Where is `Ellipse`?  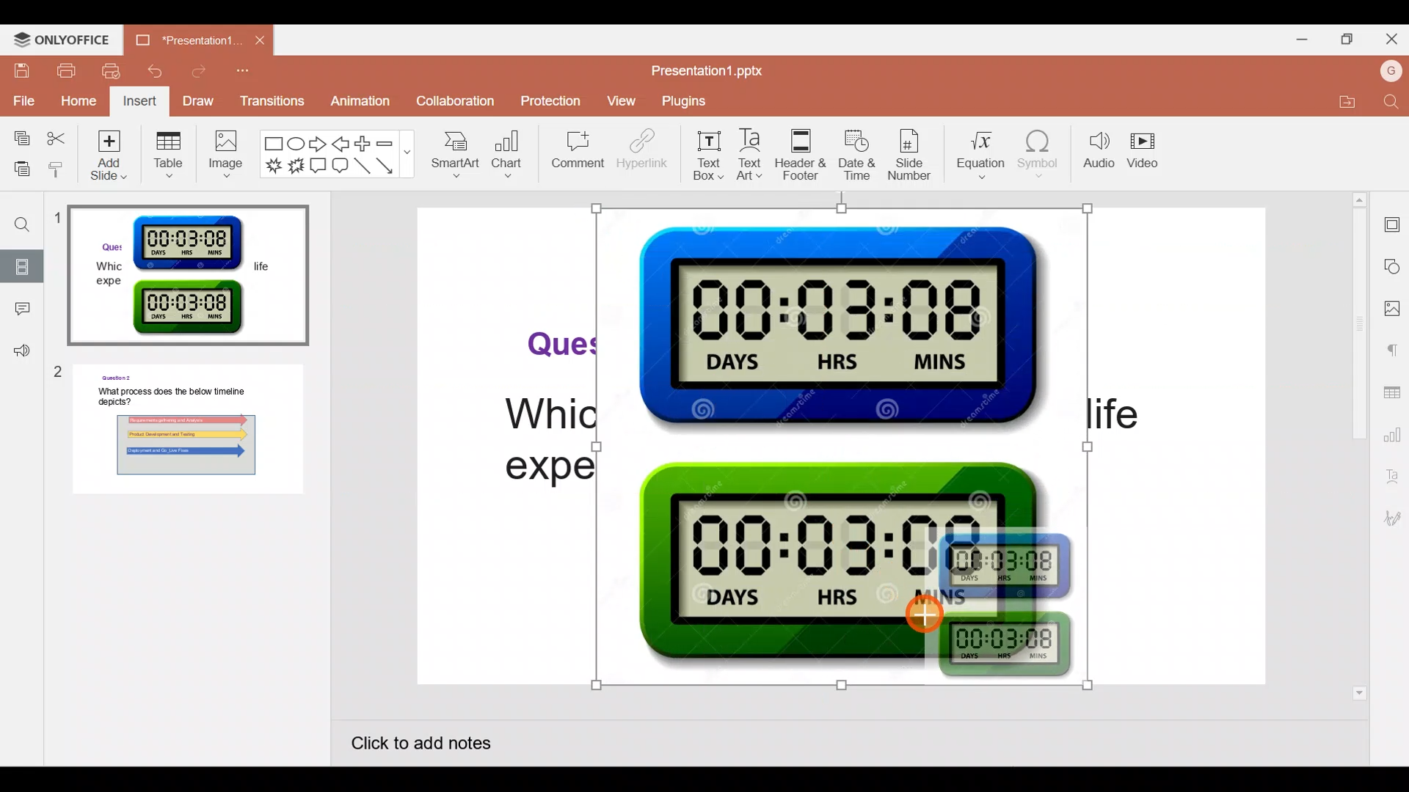 Ellipse is located at coordinates (296, 143).